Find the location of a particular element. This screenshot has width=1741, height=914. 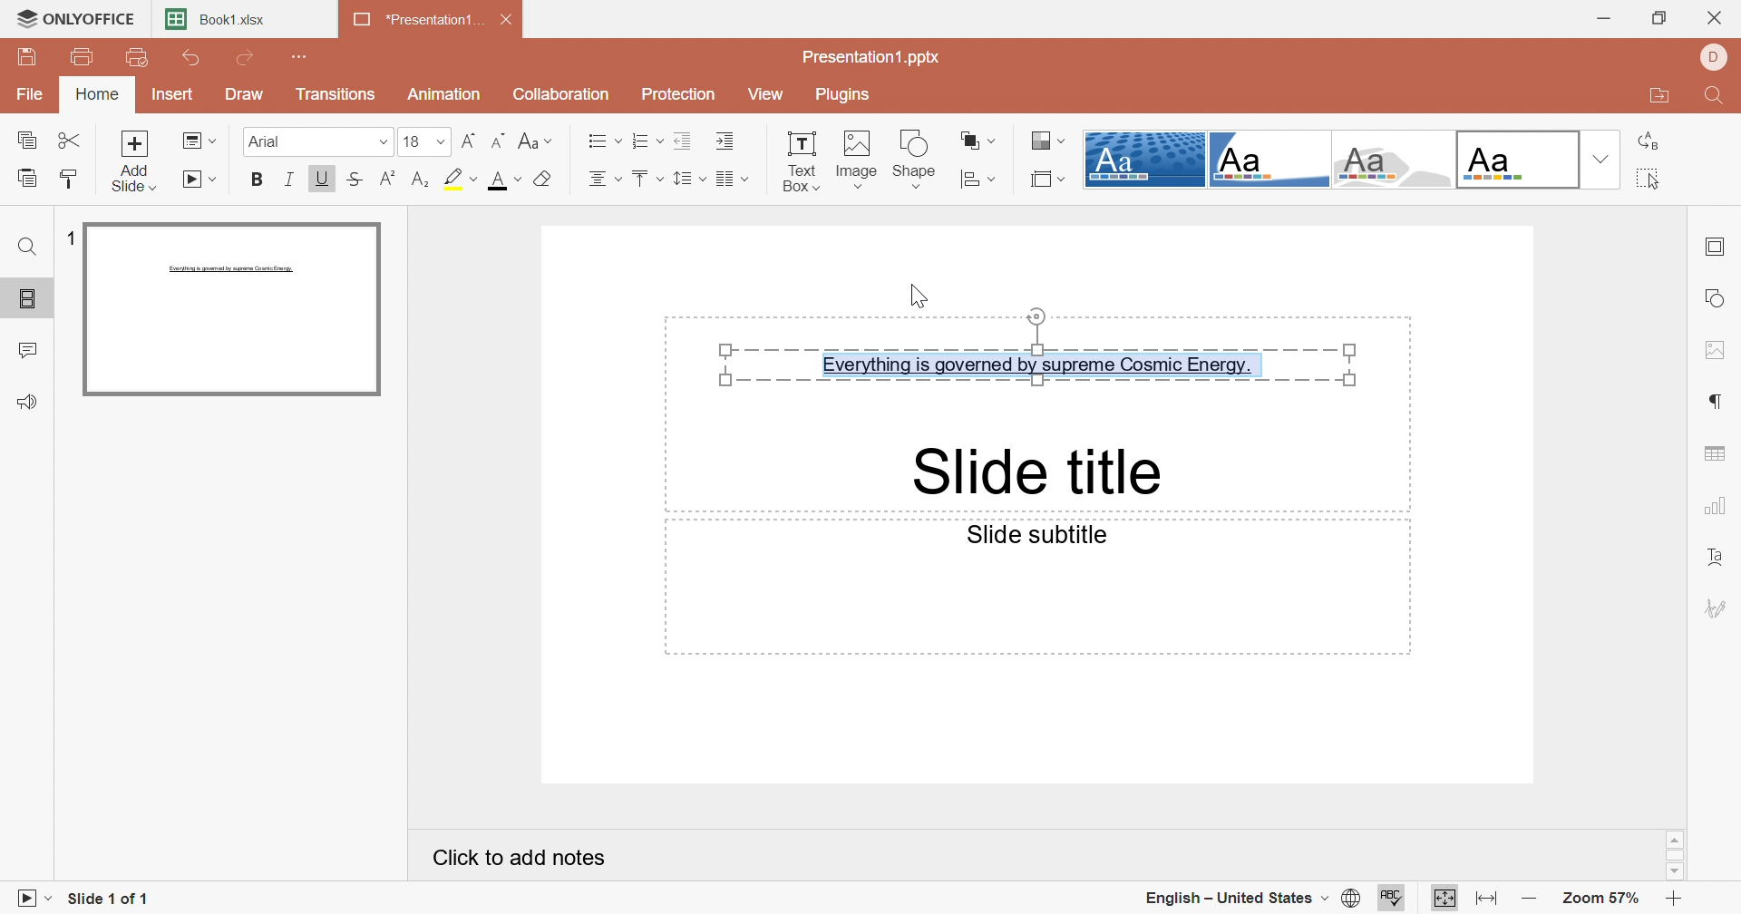

Text Box is located at coordinates (800, 160).